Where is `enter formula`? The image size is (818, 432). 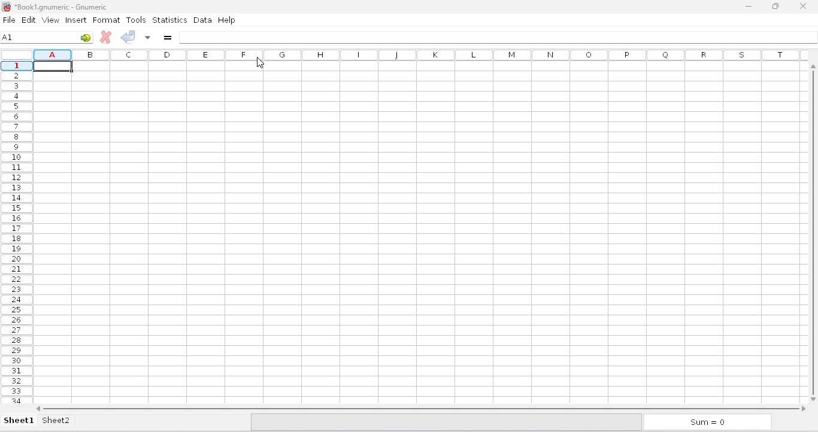 enter formula is located at coordinates (168, 37).